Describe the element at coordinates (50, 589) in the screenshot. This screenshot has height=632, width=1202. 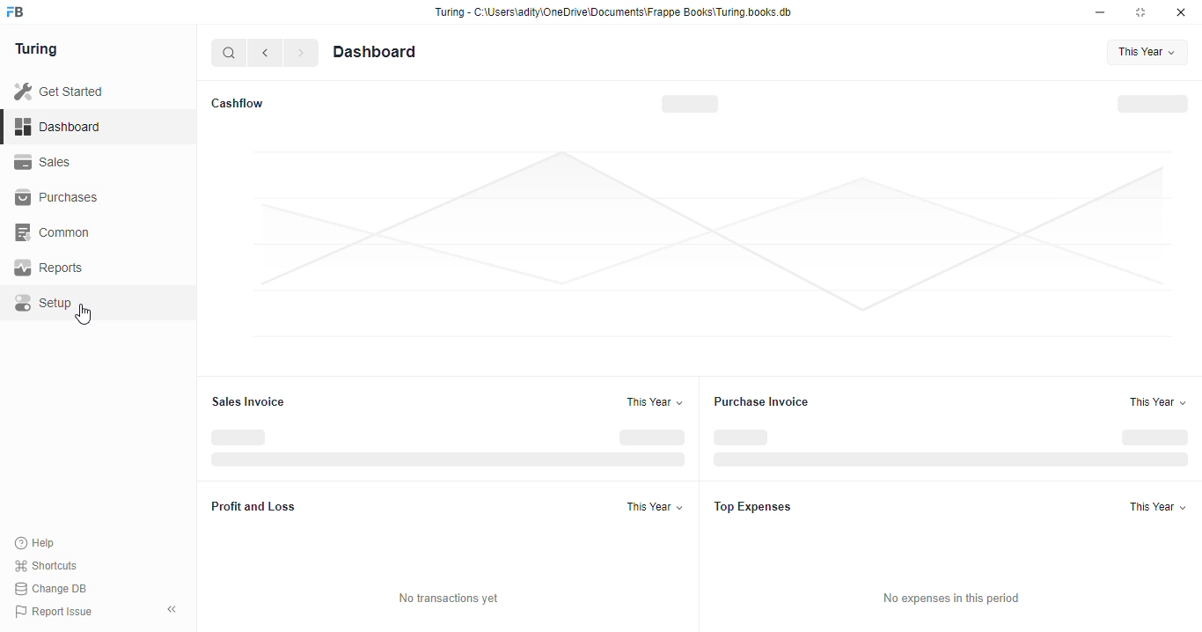
I see `Change DB` at that location.